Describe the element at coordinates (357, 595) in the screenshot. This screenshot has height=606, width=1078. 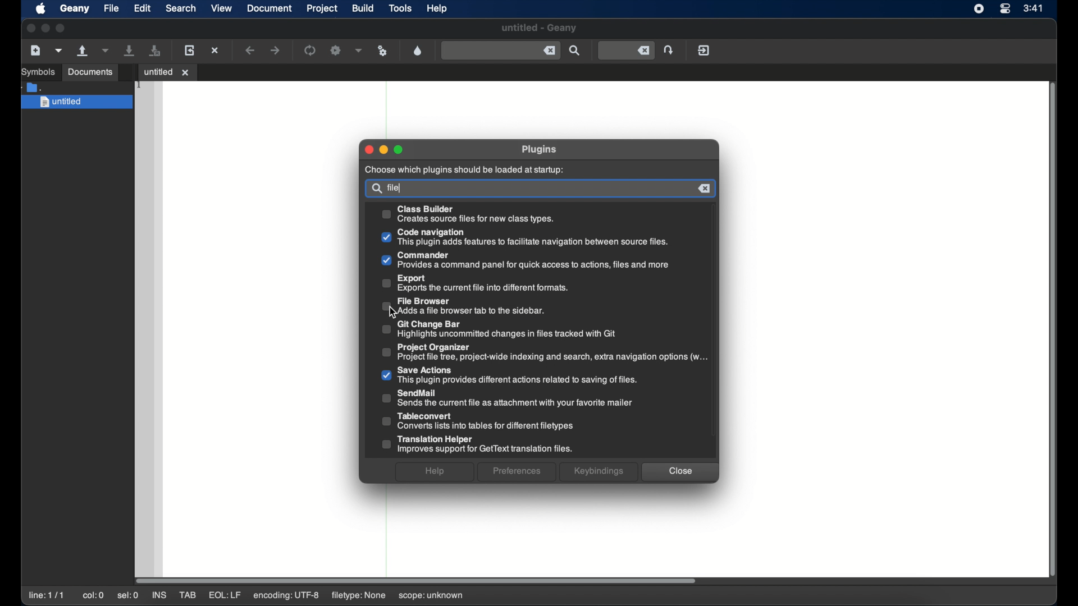
I see `filetype: none` at that location.